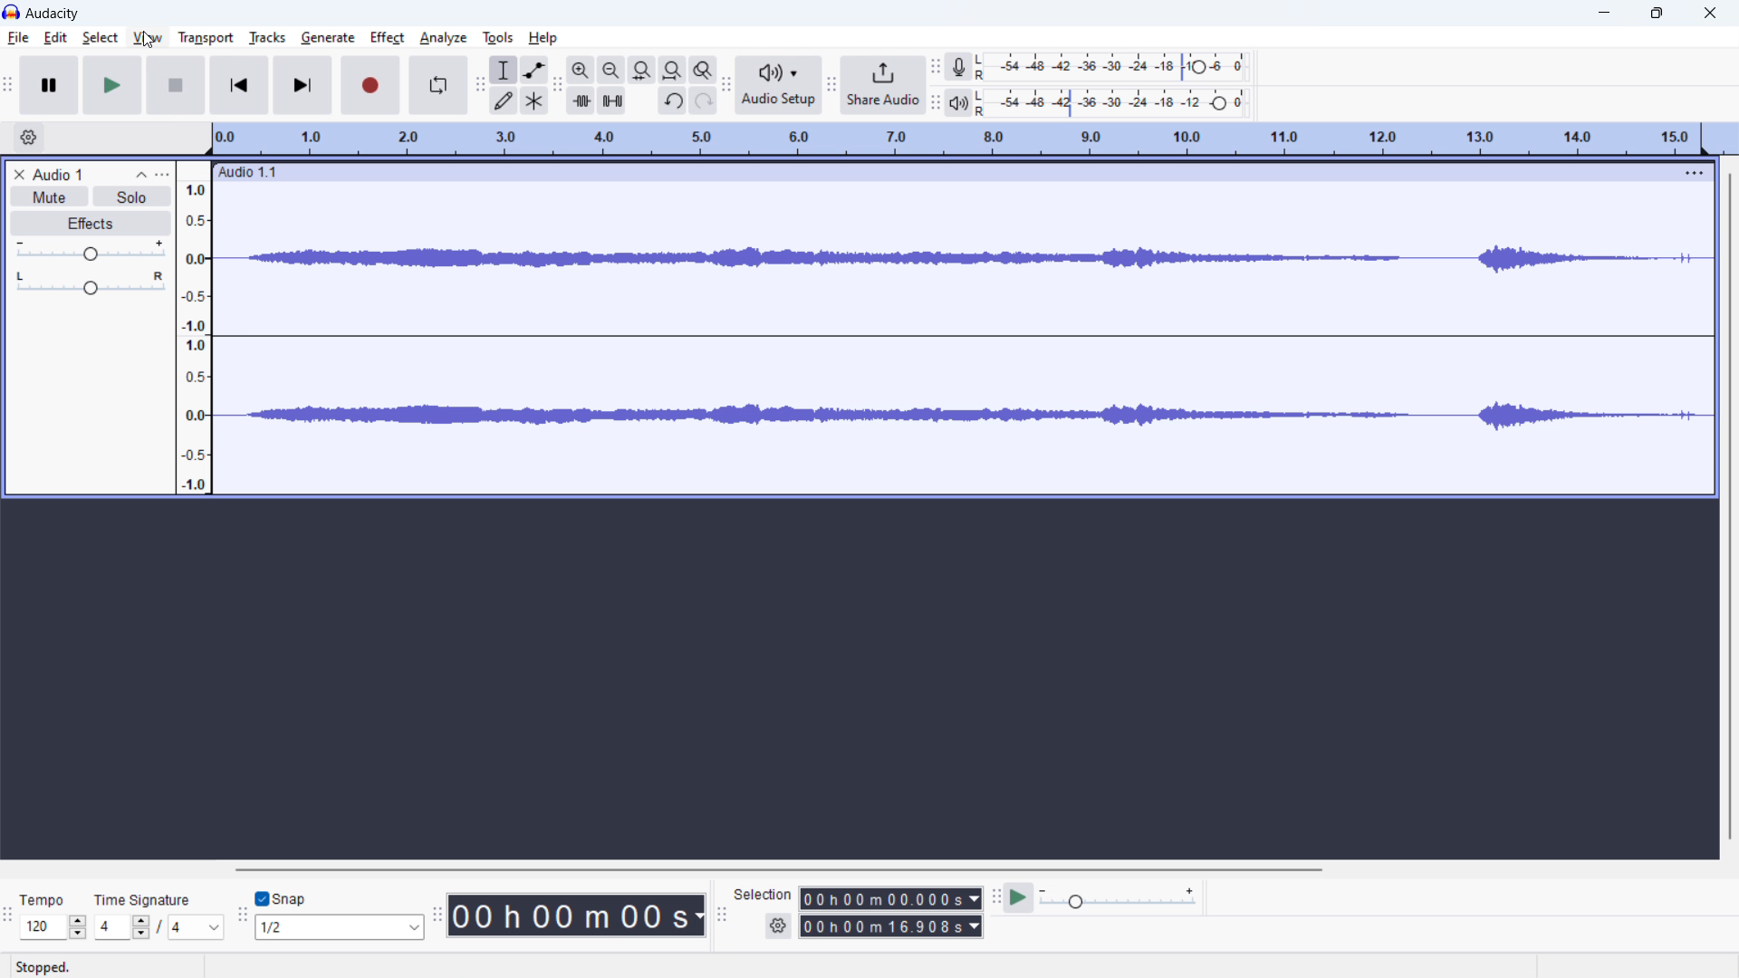  Describe the element at coordinates (53, 927) in the screenshot. I see `select tempo` at that location.